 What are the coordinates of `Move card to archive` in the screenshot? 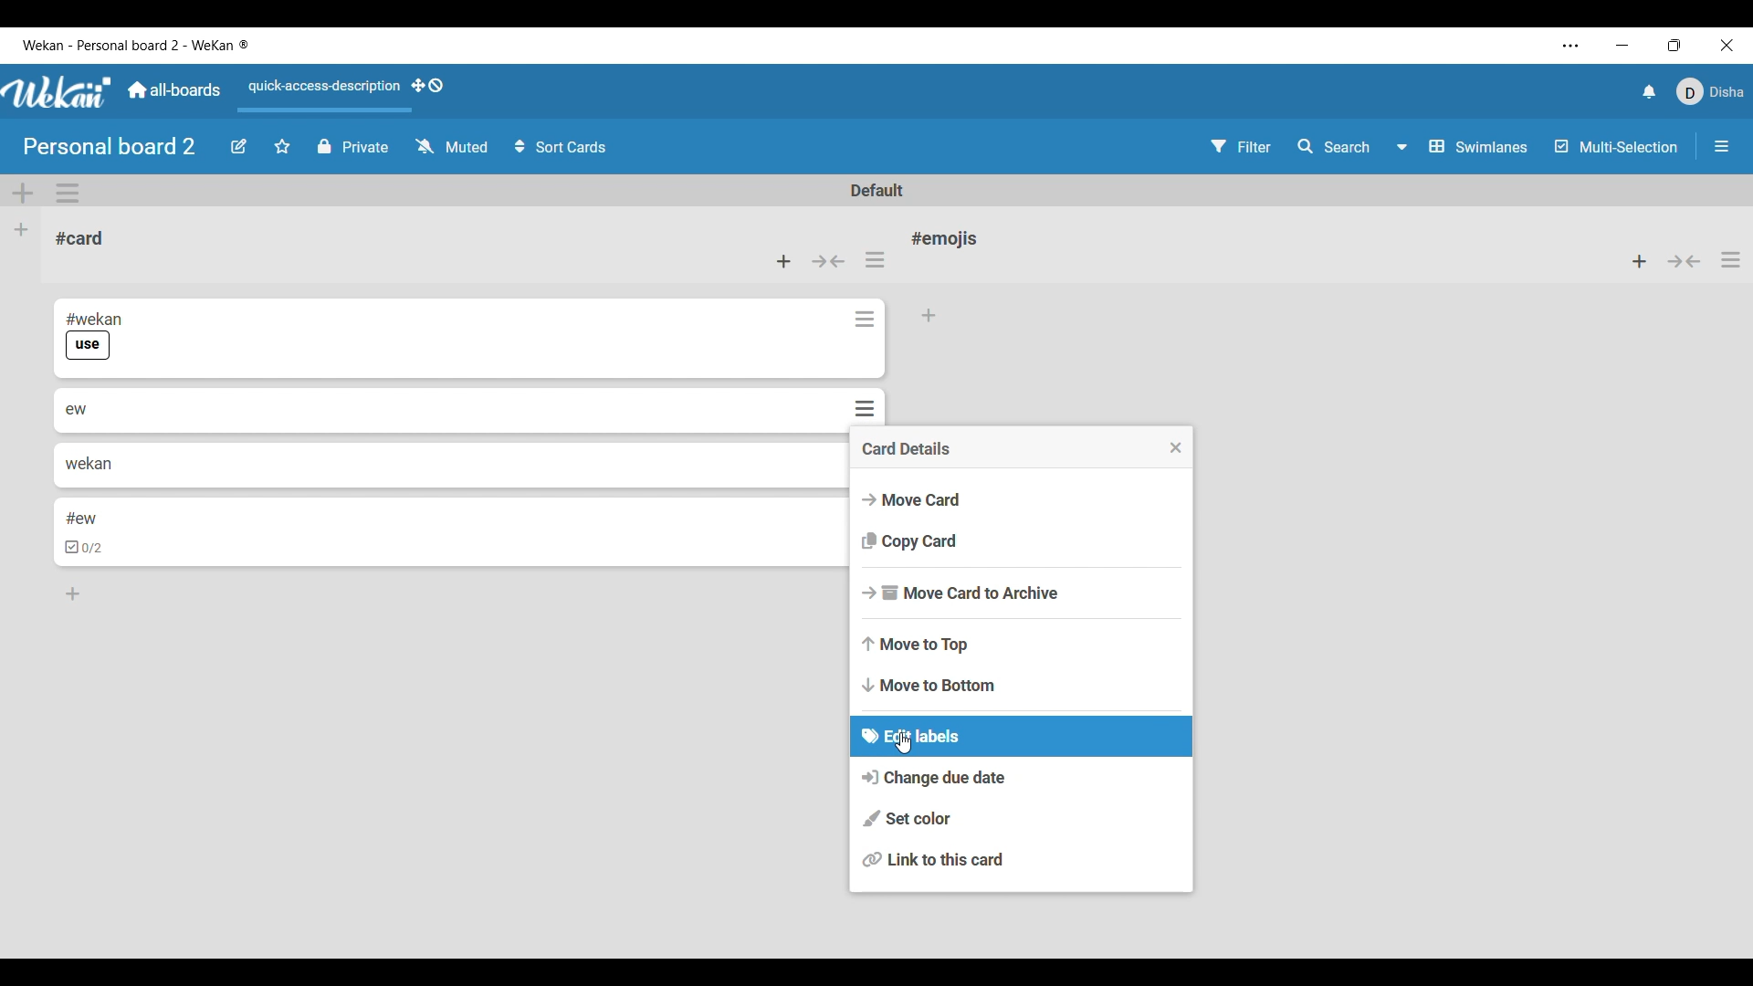 It's located at (1023, 593).